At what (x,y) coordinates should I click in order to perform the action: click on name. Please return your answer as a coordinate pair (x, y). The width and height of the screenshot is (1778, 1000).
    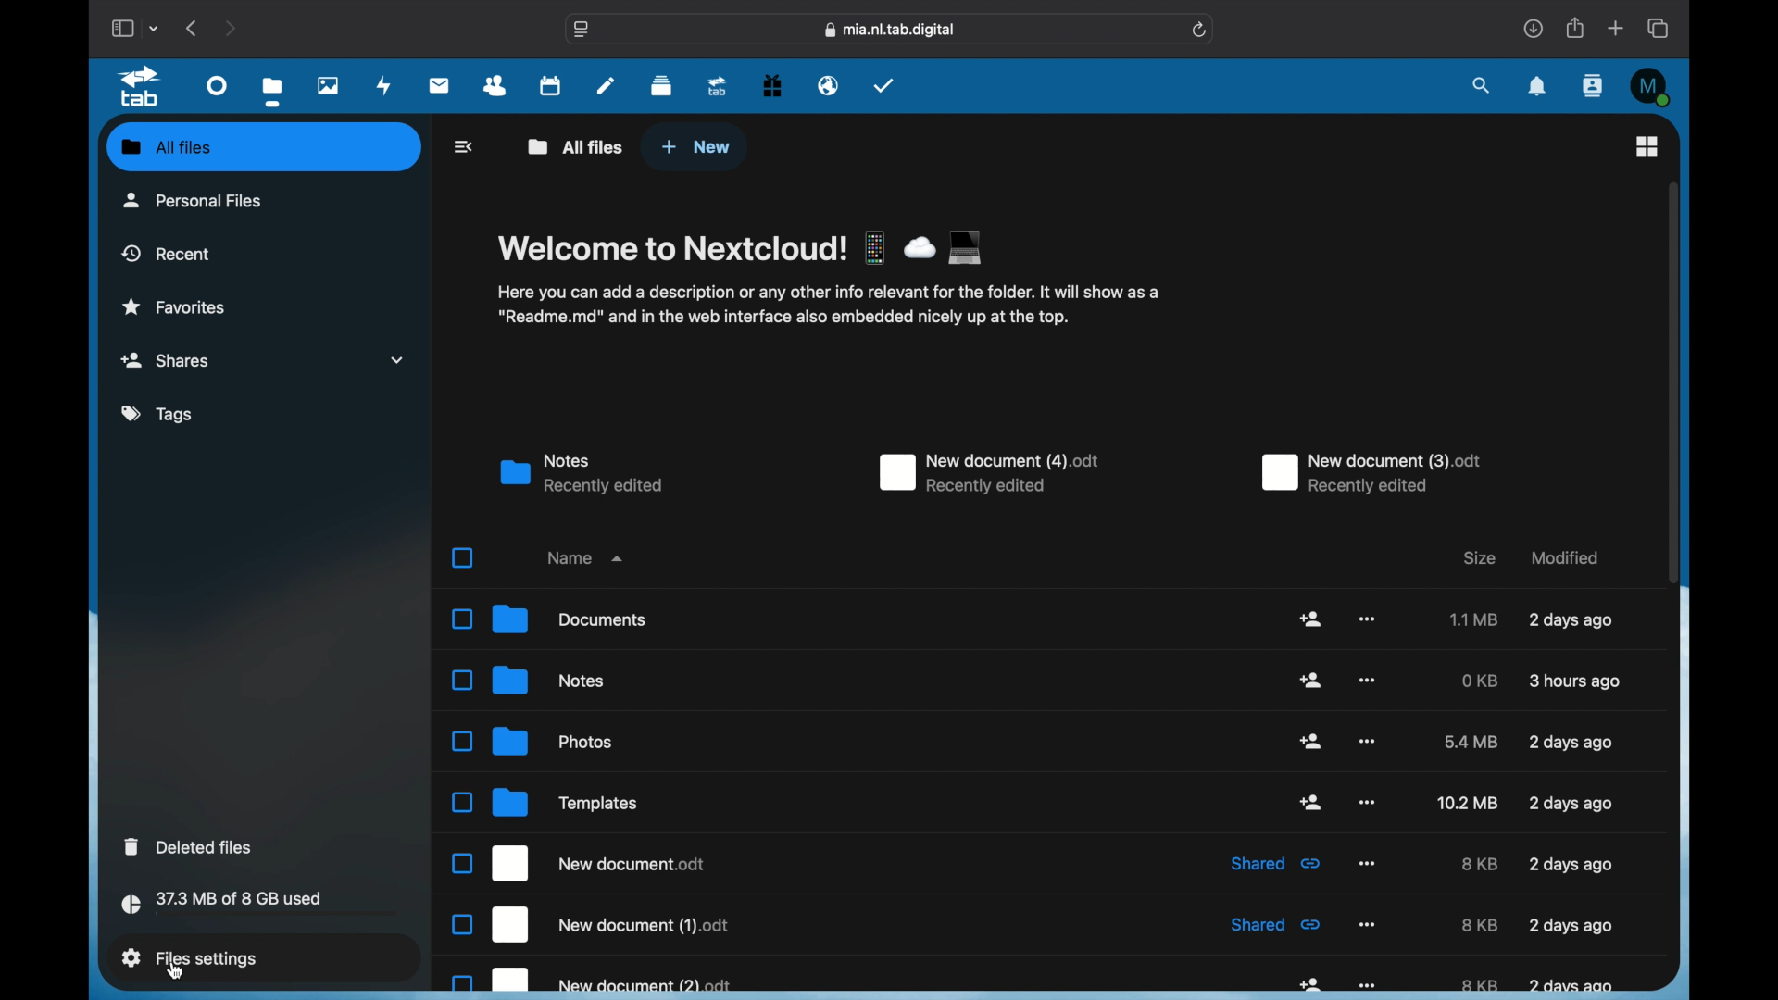
    Looking at the image, I should click on (584, 557).